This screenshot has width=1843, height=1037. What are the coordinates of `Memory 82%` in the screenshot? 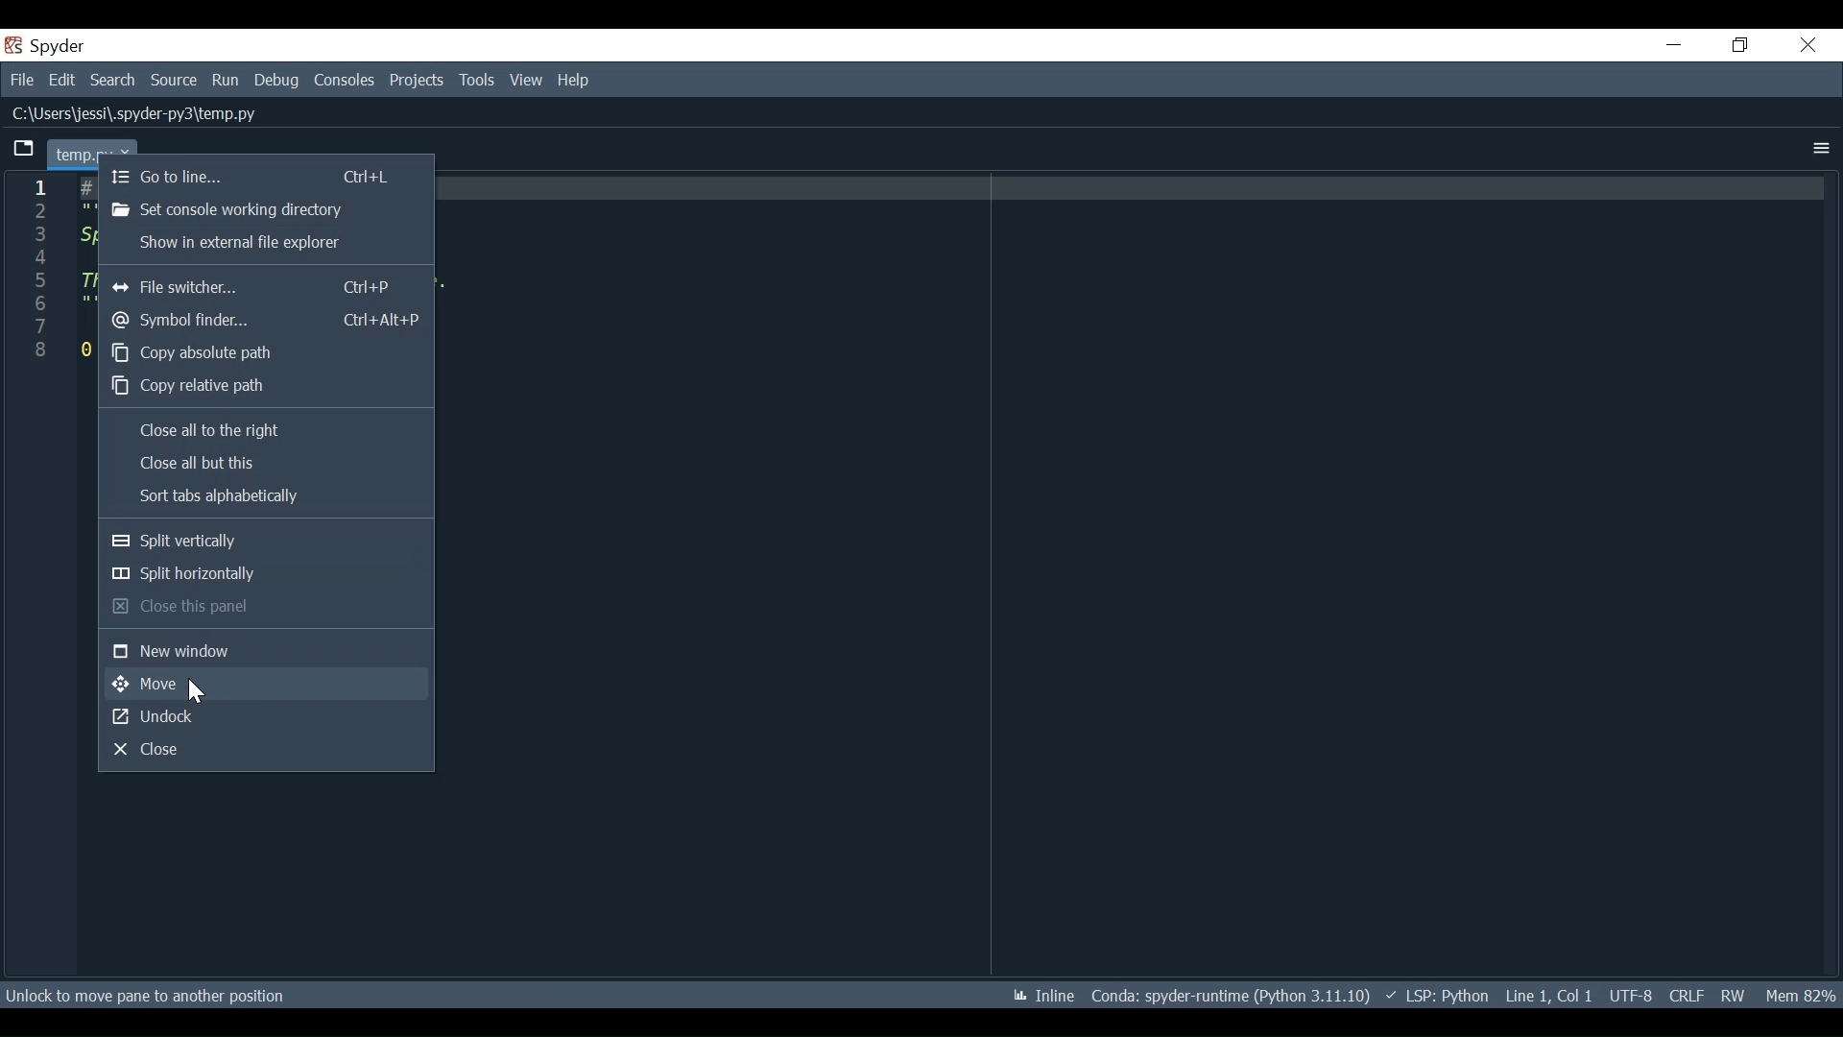 It's located at (1800, 994).